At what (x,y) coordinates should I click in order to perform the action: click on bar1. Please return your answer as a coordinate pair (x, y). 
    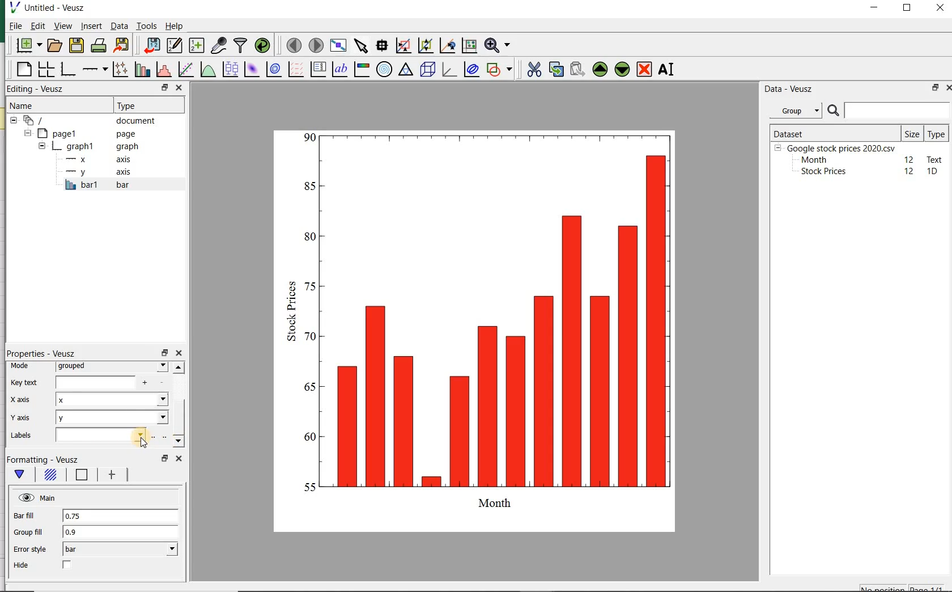
    Looking at the image, I should click on (95, 185).